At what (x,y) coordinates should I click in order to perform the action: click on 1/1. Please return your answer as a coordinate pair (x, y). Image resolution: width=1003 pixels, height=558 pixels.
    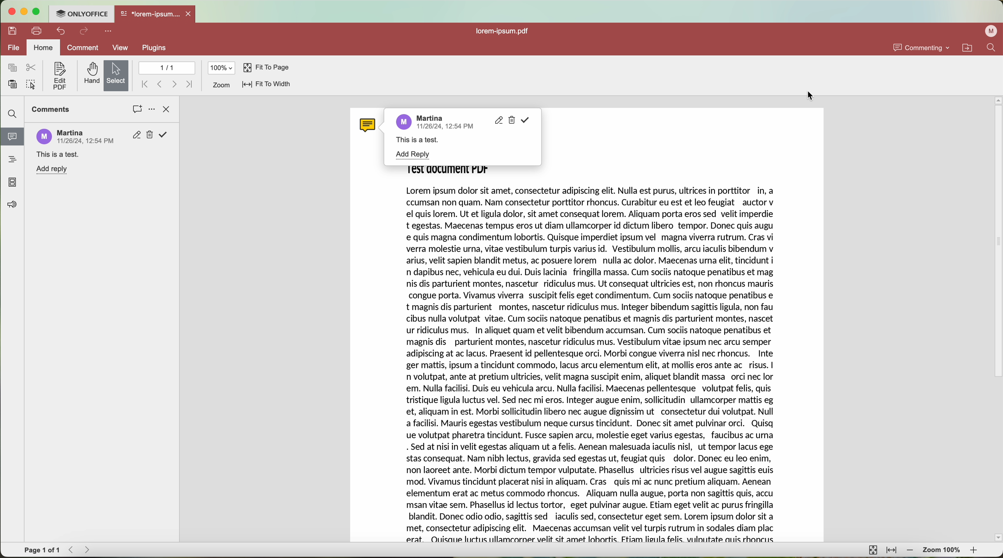
    Looking at the image, I should click on (166, 67).